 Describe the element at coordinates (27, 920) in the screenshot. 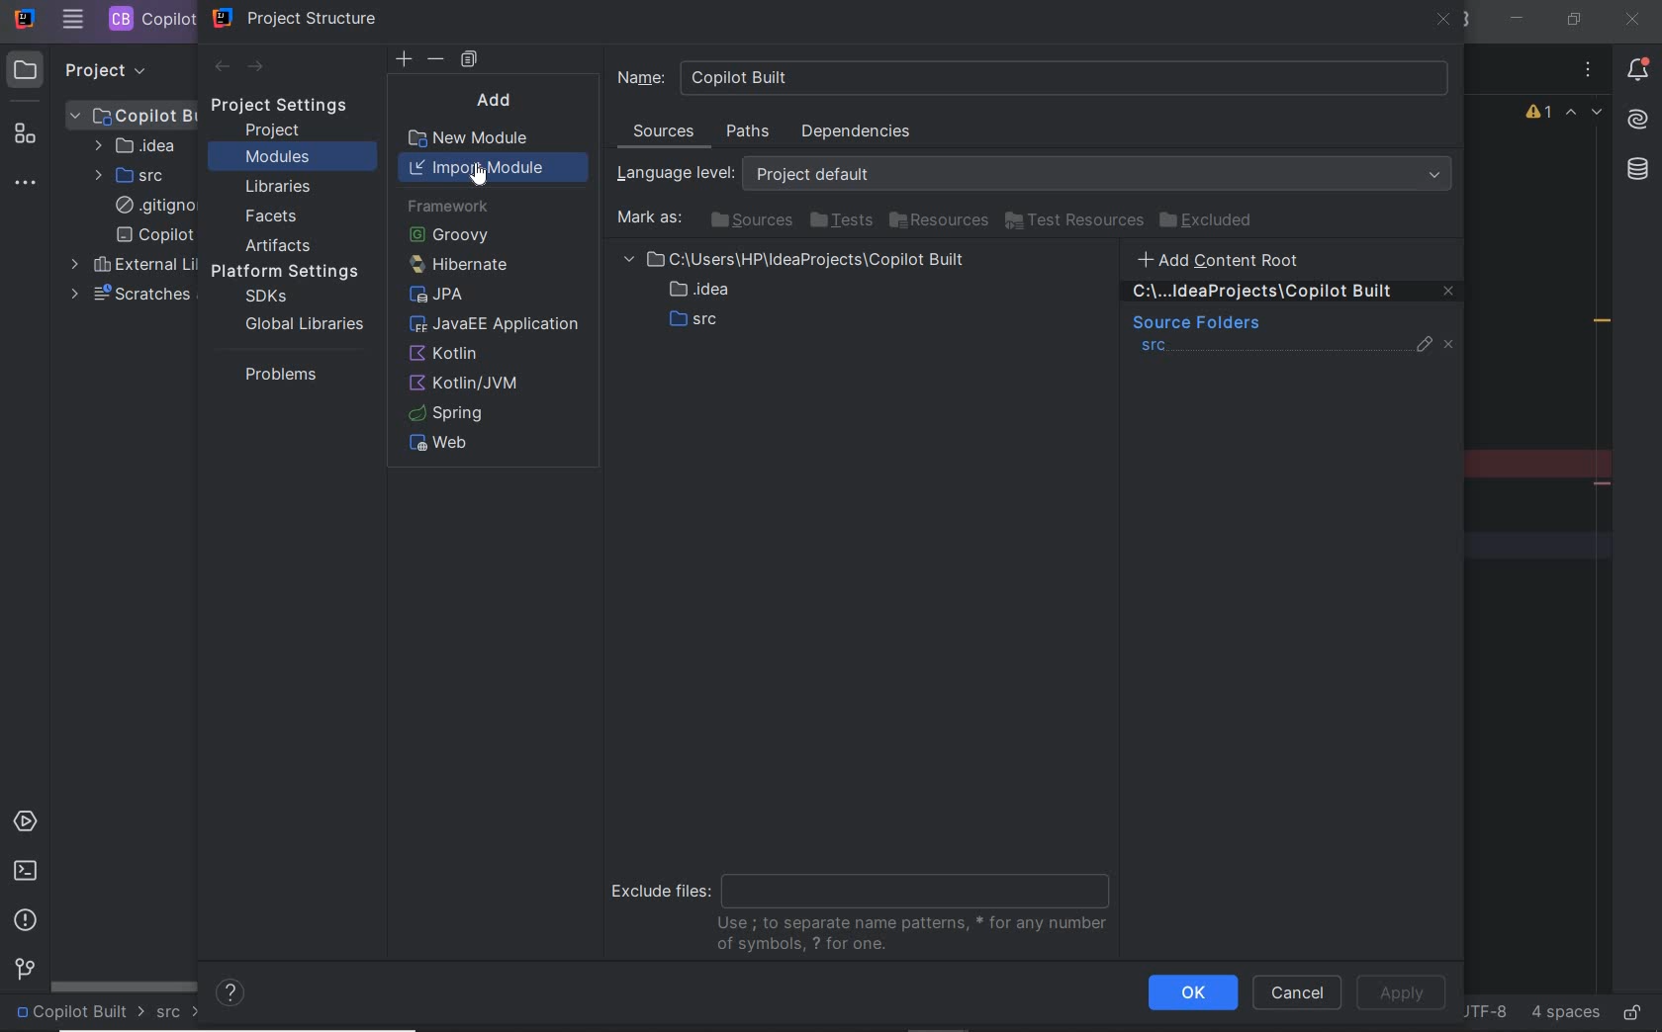

I see `problems` at that location.